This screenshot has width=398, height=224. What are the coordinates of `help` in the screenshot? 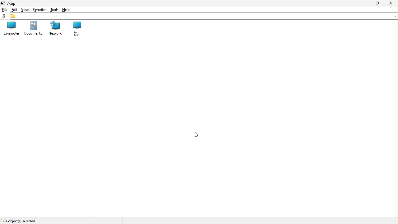 It's located at (67, 9).